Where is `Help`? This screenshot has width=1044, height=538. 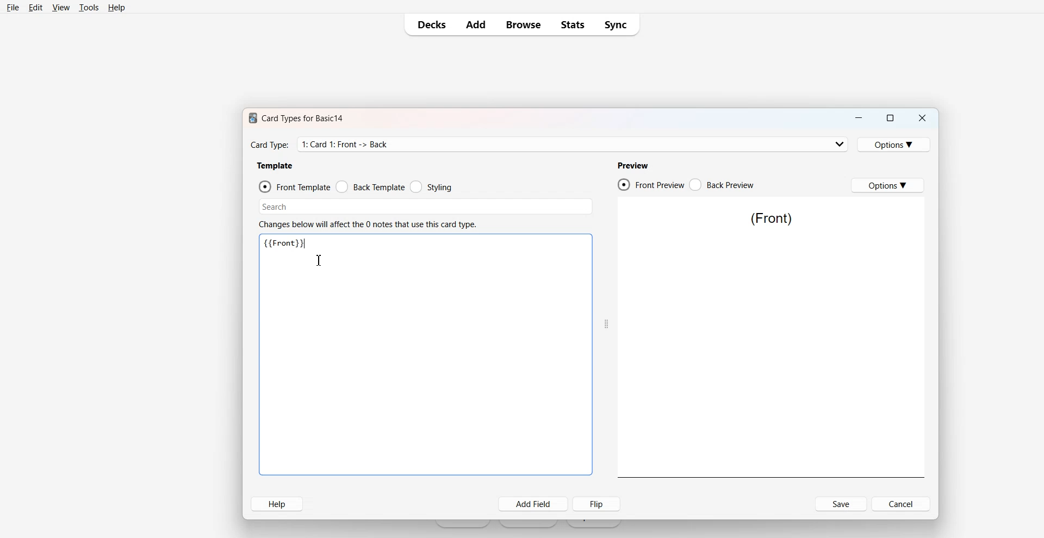 Help is located at coordinates (277, 504).